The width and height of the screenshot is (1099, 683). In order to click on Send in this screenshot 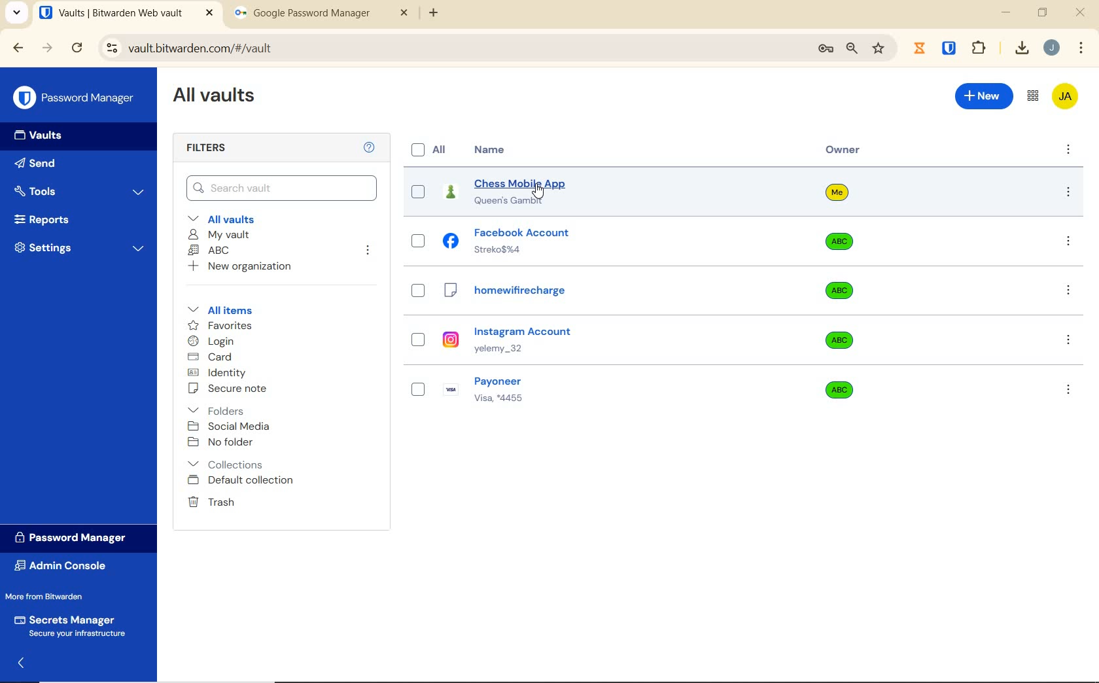, I will do `click(43, 163)`.